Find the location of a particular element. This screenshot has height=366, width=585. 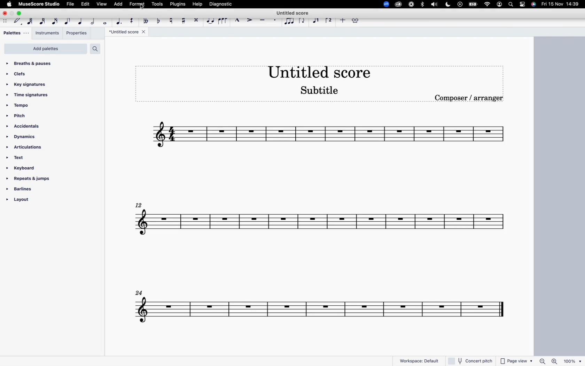

toggle flat is located at coordinates (158, 21).